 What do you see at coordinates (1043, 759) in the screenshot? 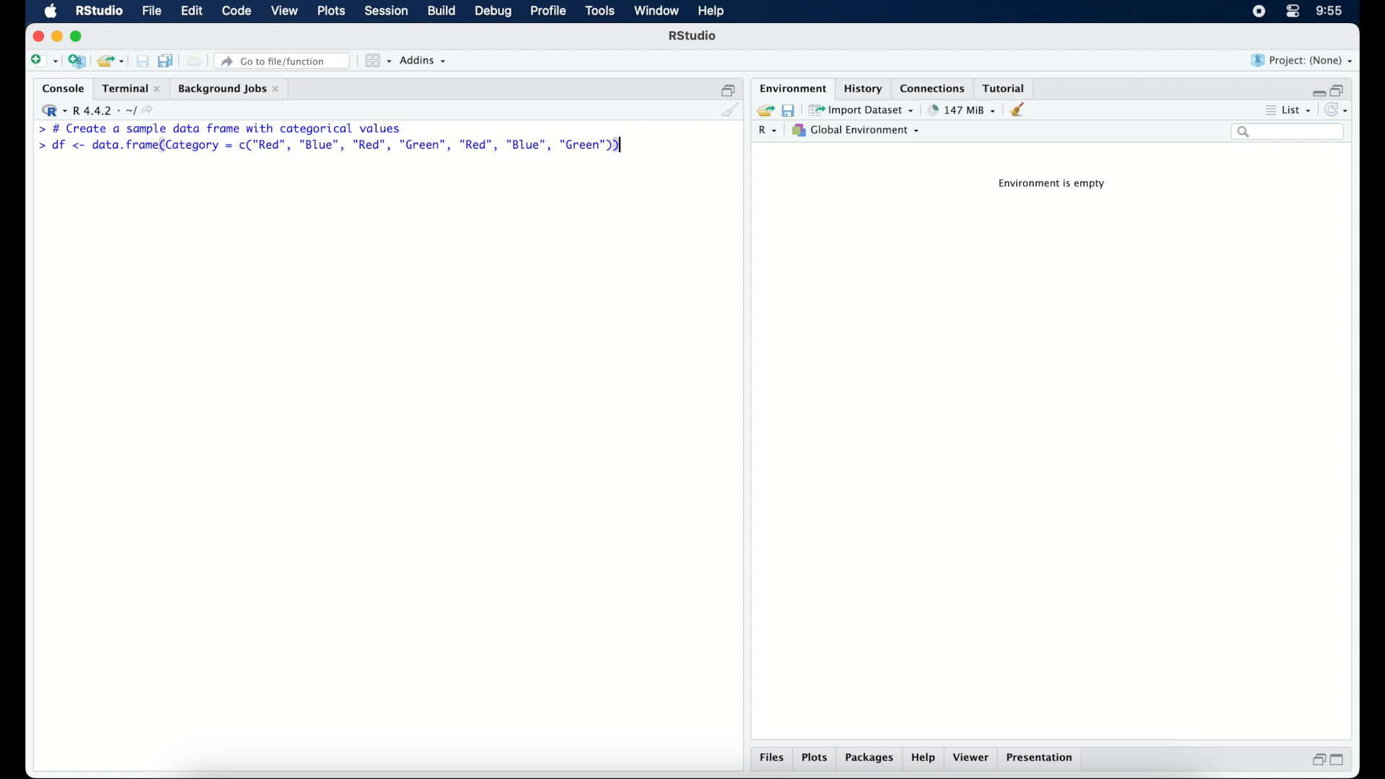
I see `presentation` at bounding box center [1043, 759].